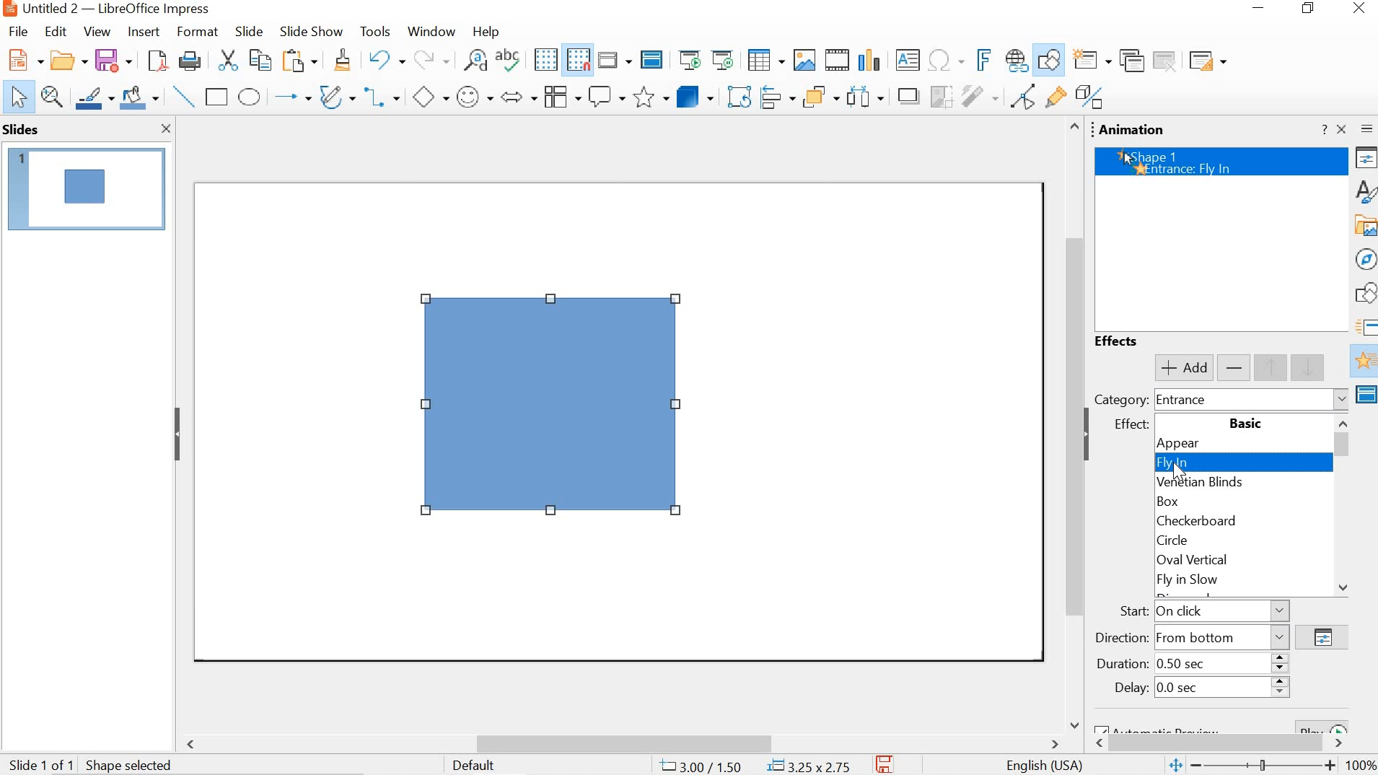 The image size is (1378, 775). Describe the element at coordinates (1190, 662) in the screenshot. I see `duration` at that location.